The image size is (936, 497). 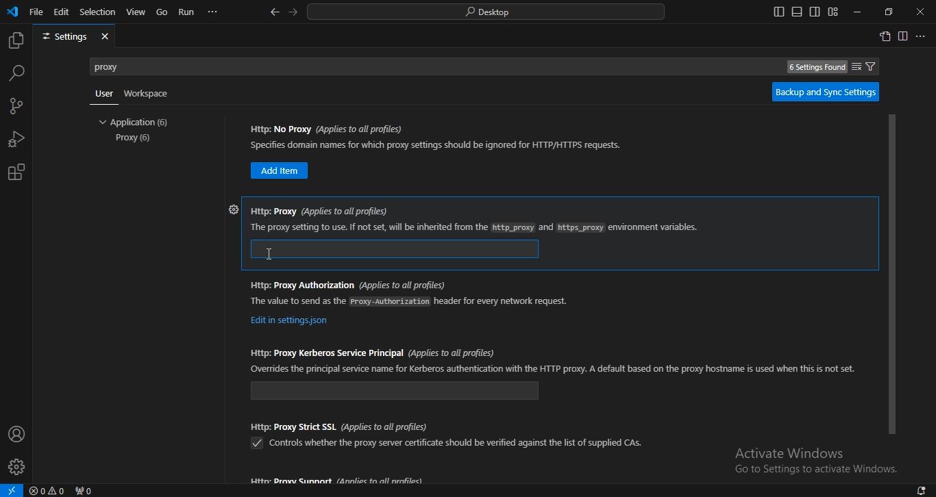 What do you see at coordinates (116, 66) in the screenshot?
I see `proxy` at bounding box center [116, 66].